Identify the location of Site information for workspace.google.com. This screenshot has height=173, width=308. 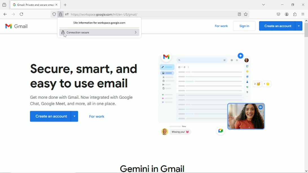
(100, 23).